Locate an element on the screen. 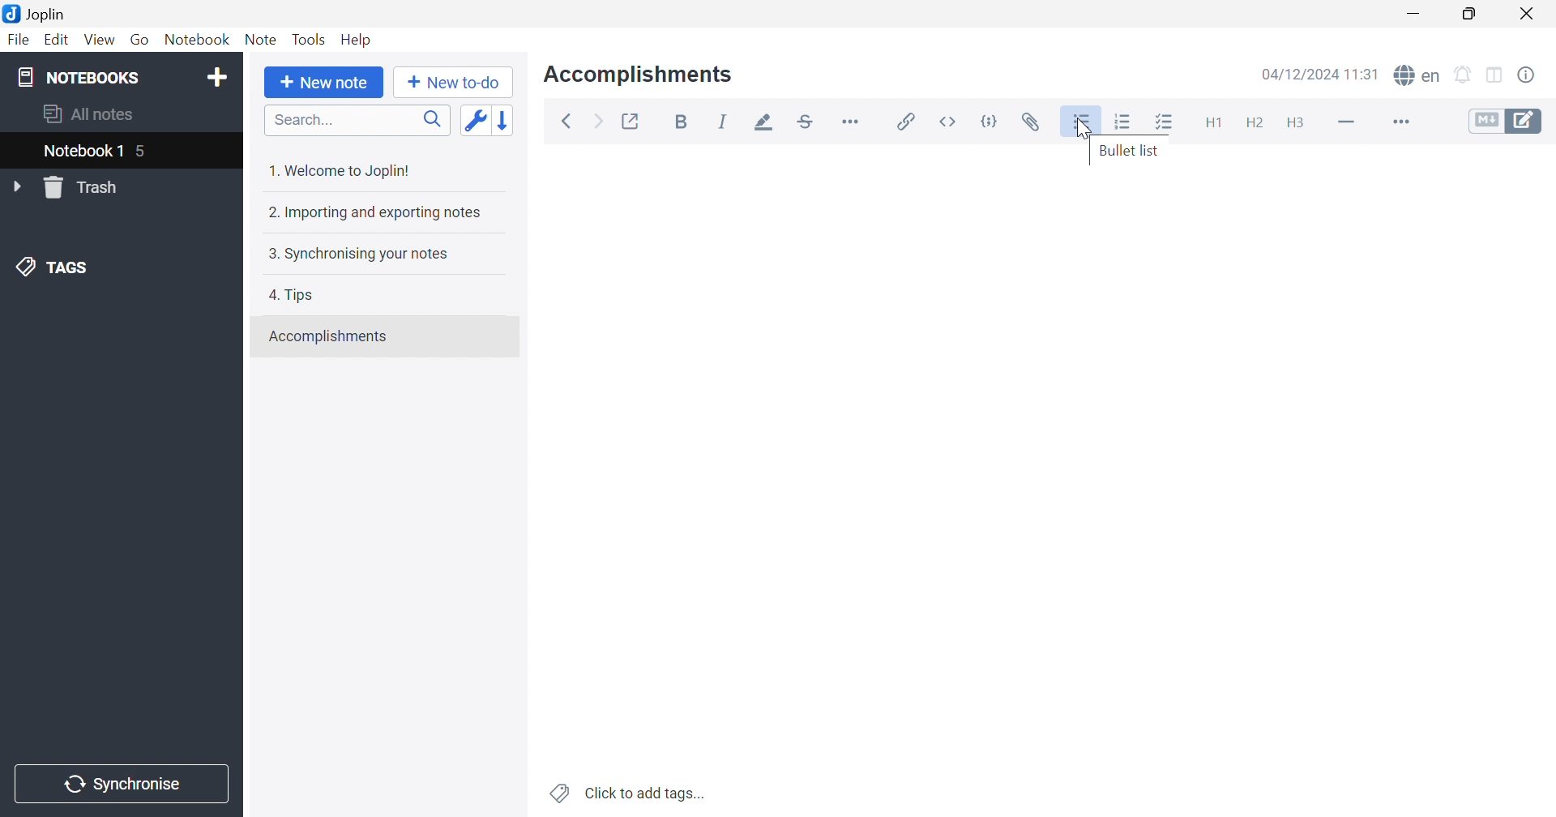 This screenshot has height=817, width=1556. Cursor is located at coordinates (1079, 130).